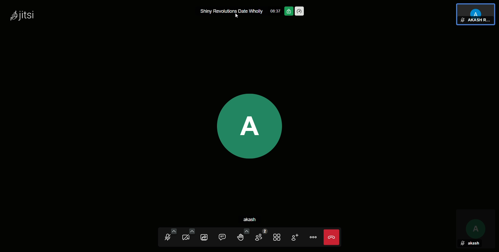 The width and height of the screenshot is (499, 252). I want to click on participant, so click(476, 10).